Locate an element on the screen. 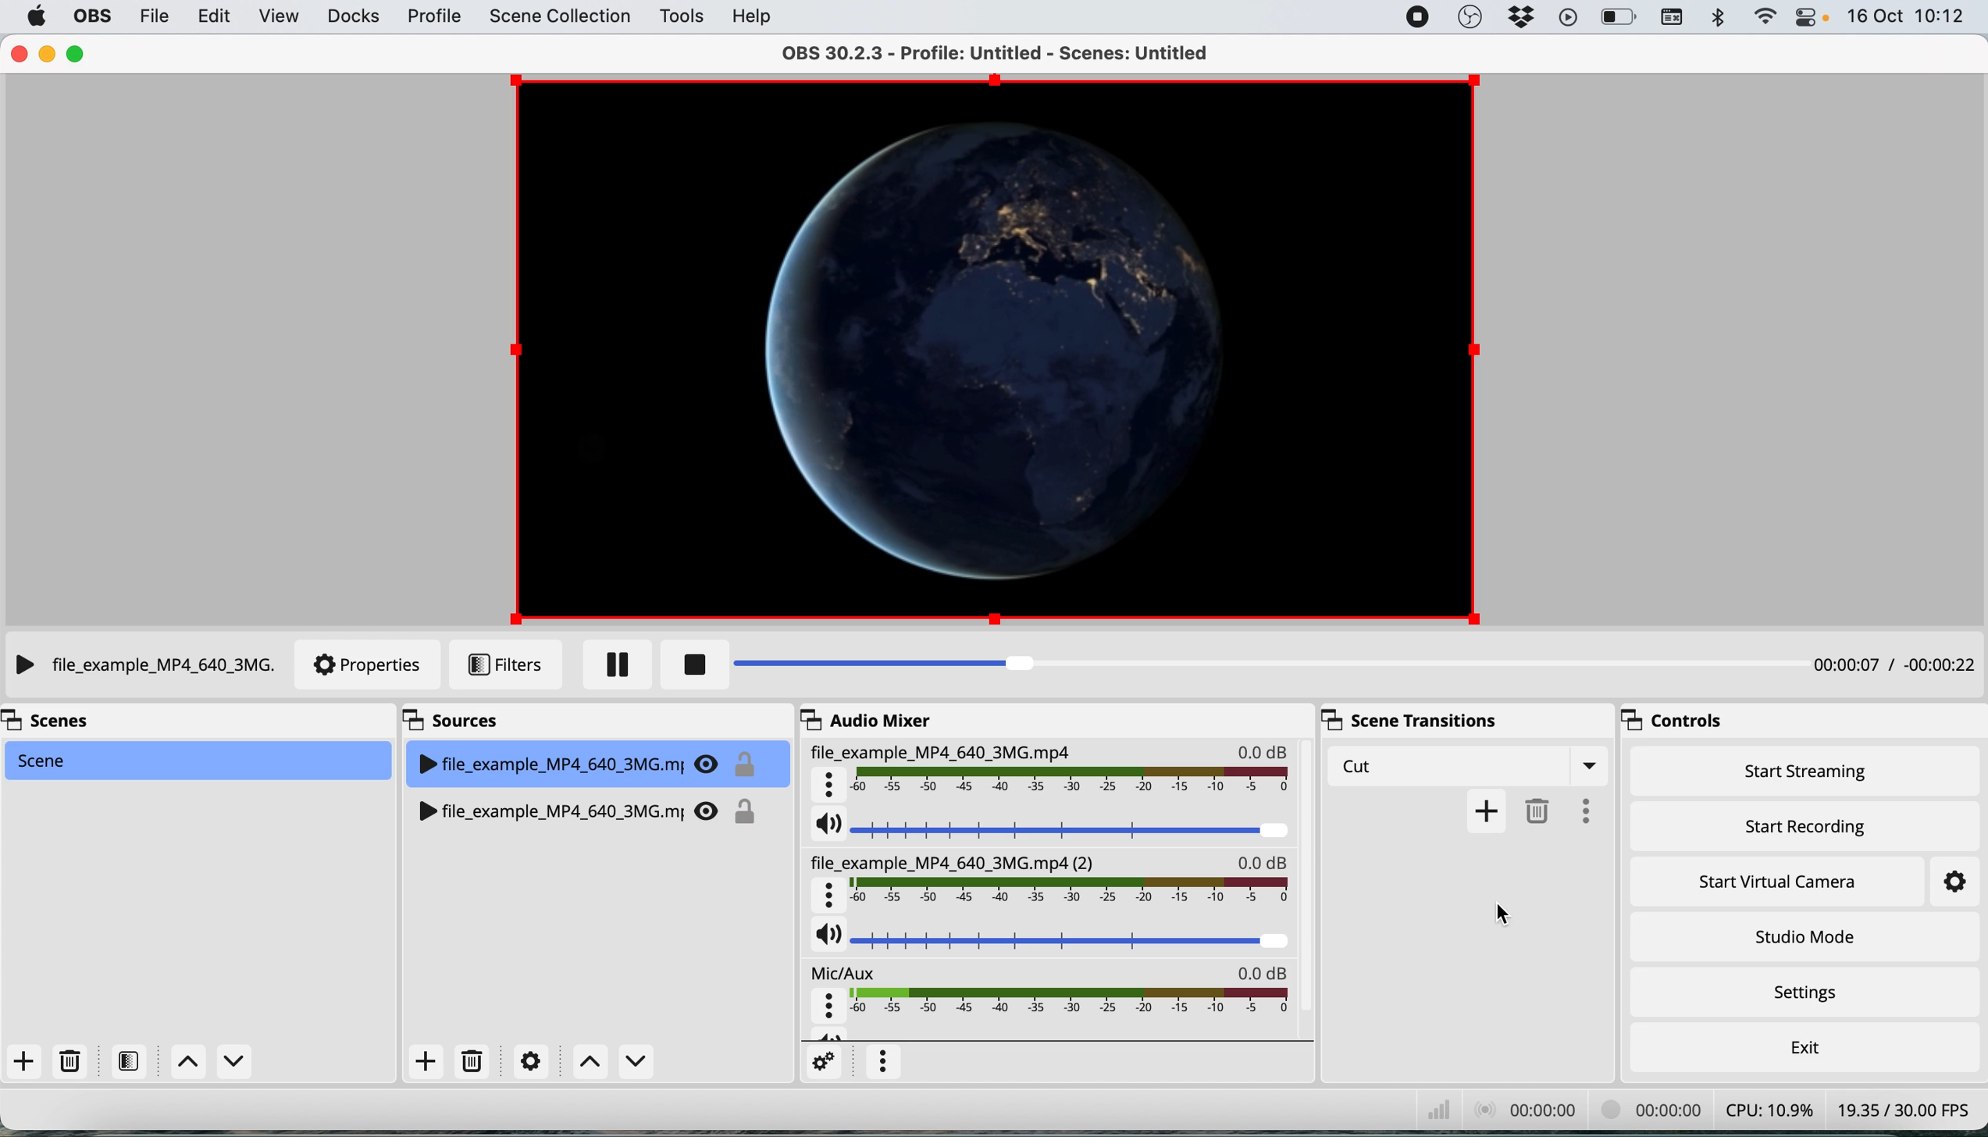  filters is located at coordinates (127, 1060).